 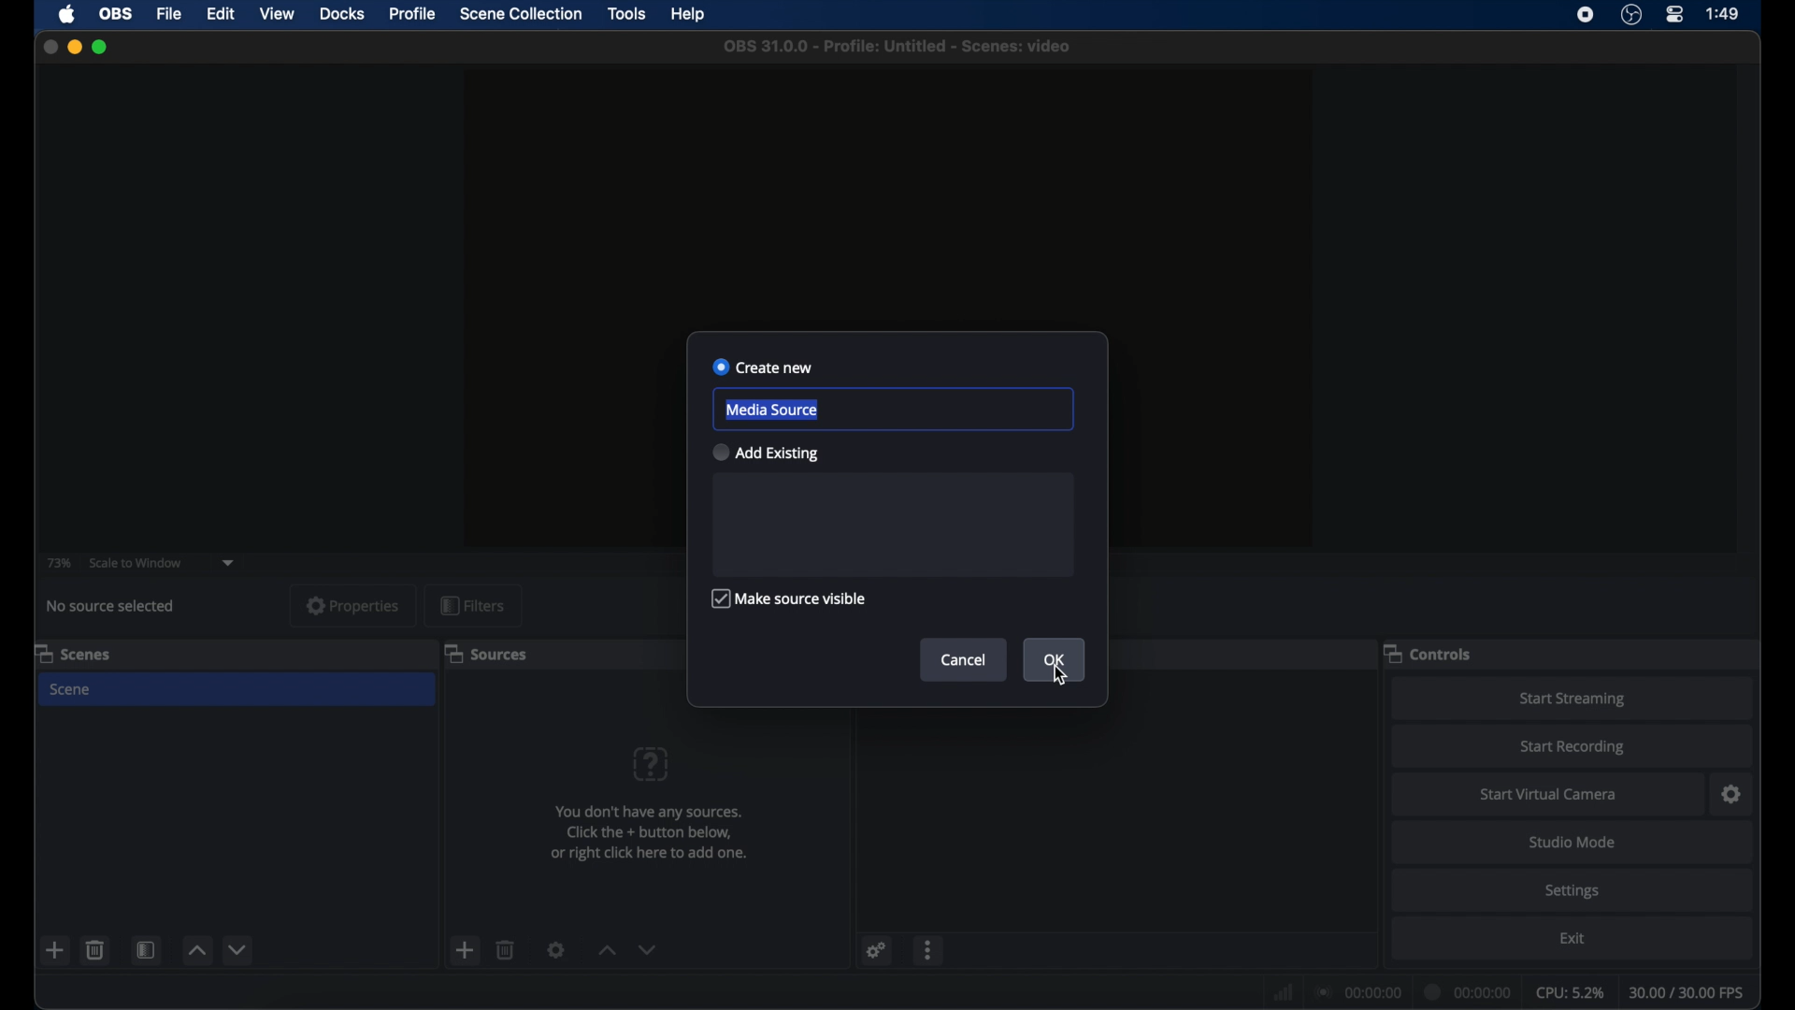 What do you see at coordinates (658, 837) in the screenshot?
I see `text` at bounding box center [658, 837].